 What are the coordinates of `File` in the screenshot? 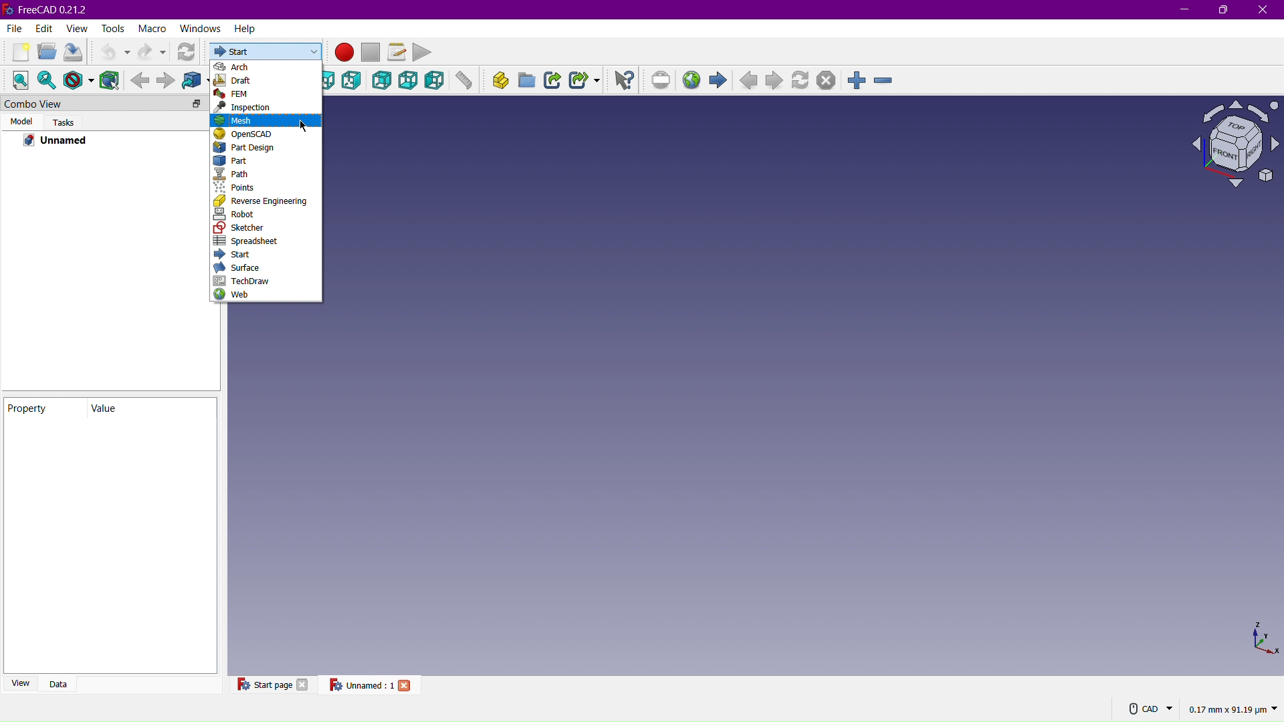 It's located at (13, 29).